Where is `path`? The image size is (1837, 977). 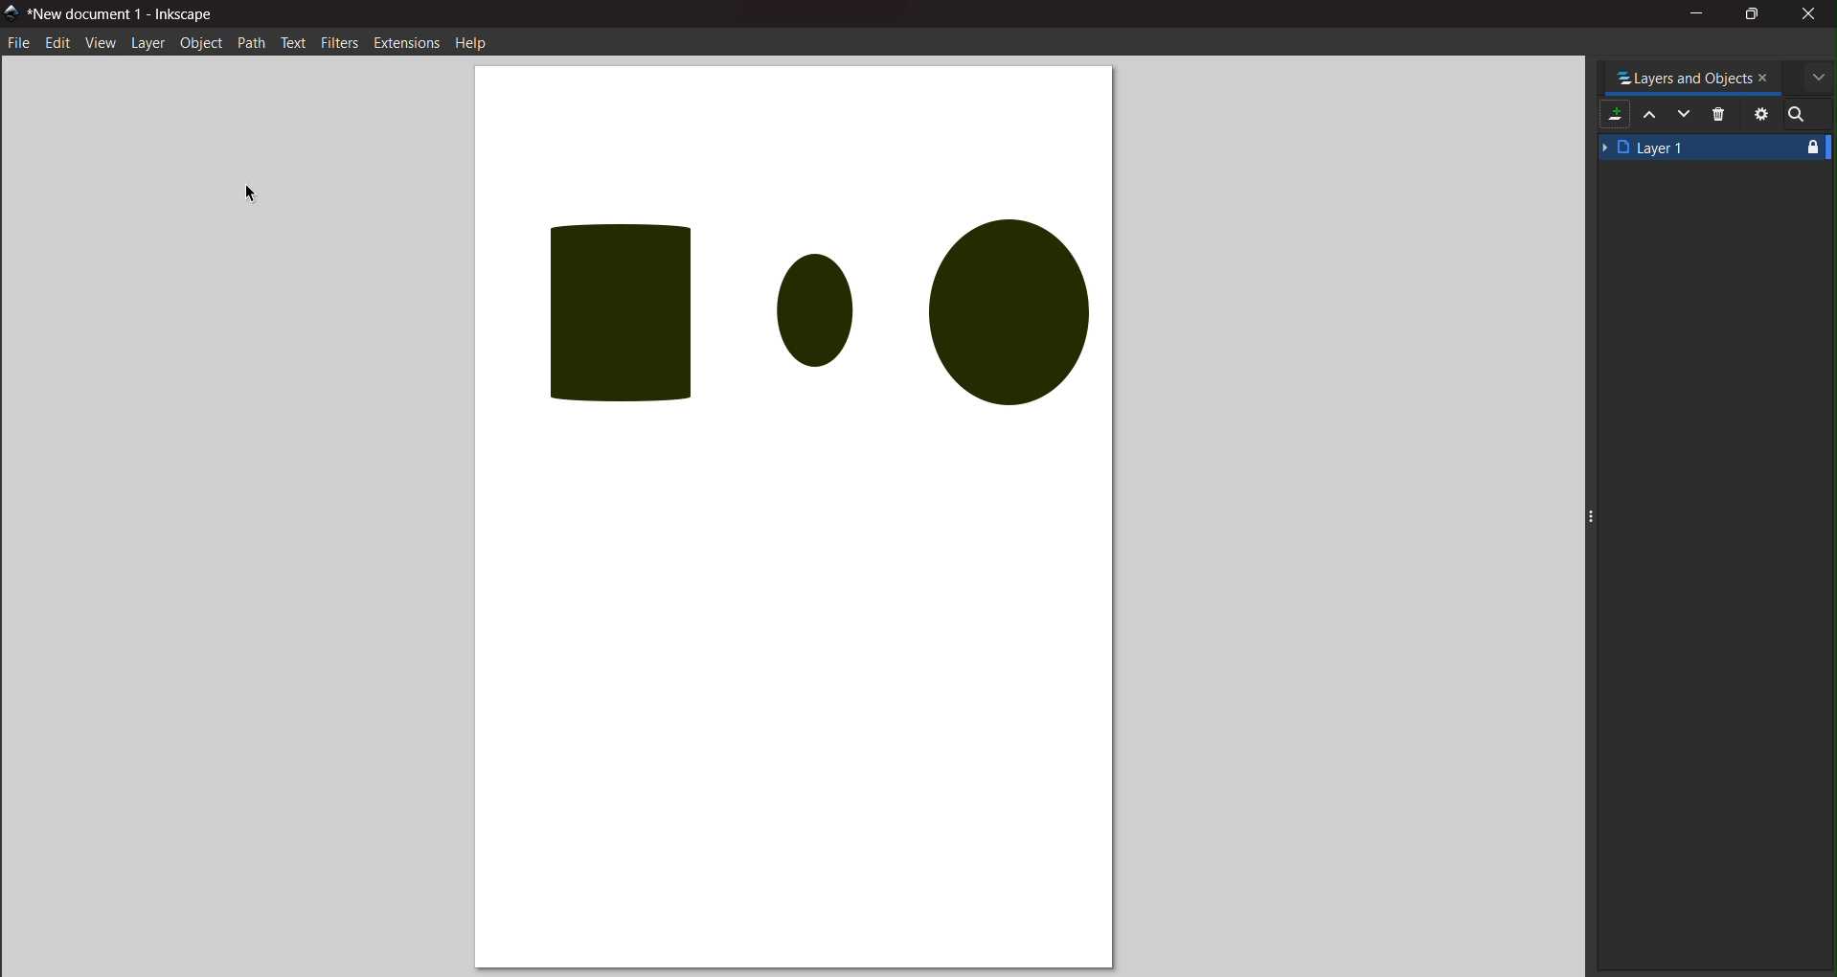
path is located at coordinates (252, 43).